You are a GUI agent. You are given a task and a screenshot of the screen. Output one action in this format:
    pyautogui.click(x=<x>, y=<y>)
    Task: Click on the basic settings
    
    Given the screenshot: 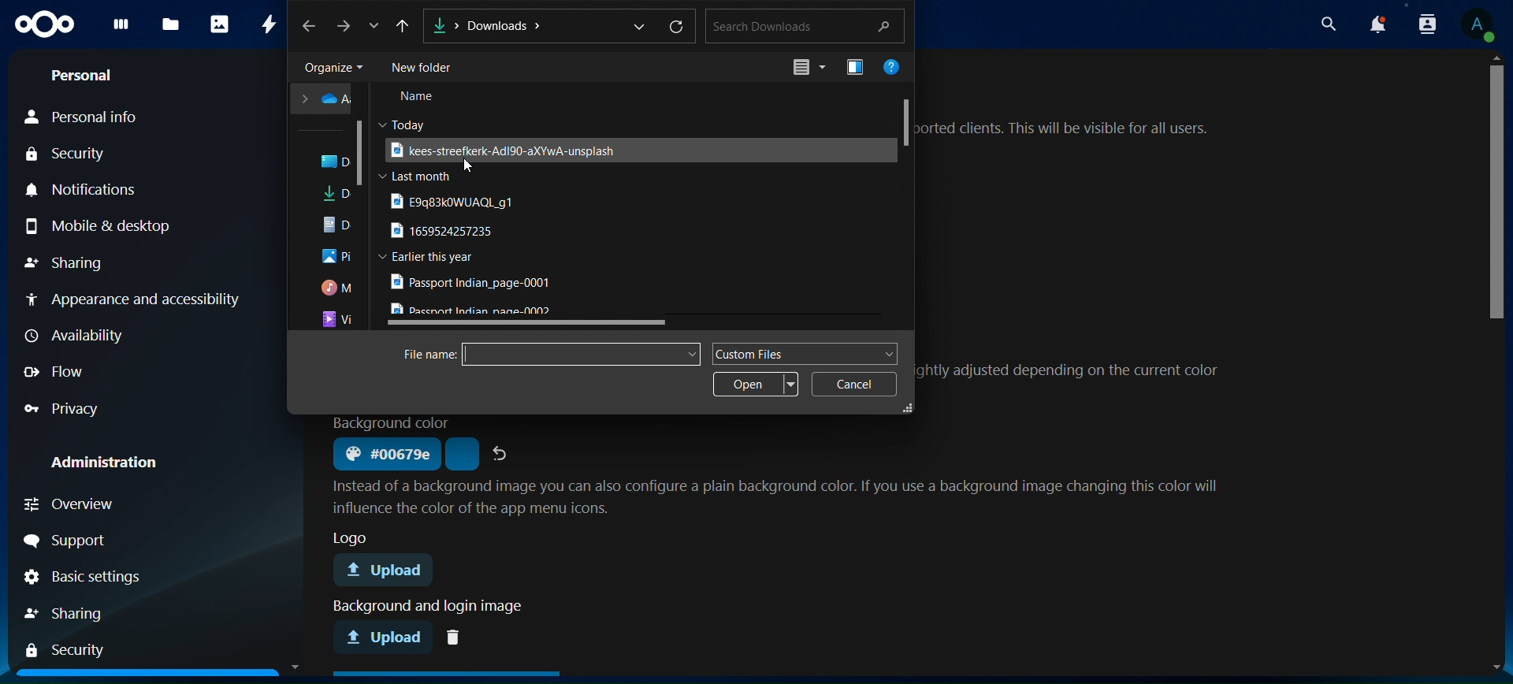 What is the action you would take?
    pyautogui.click(x=108, y=578)
    